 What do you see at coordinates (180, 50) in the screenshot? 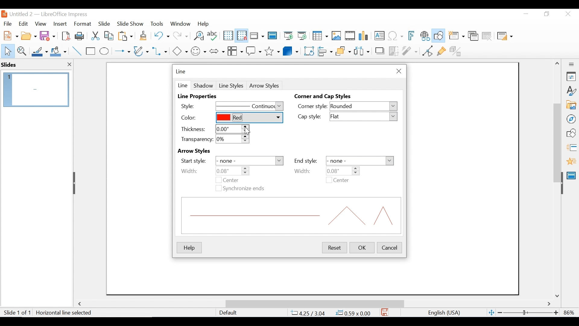
I see `Basic Shapes` at bounding box center [180, 50].